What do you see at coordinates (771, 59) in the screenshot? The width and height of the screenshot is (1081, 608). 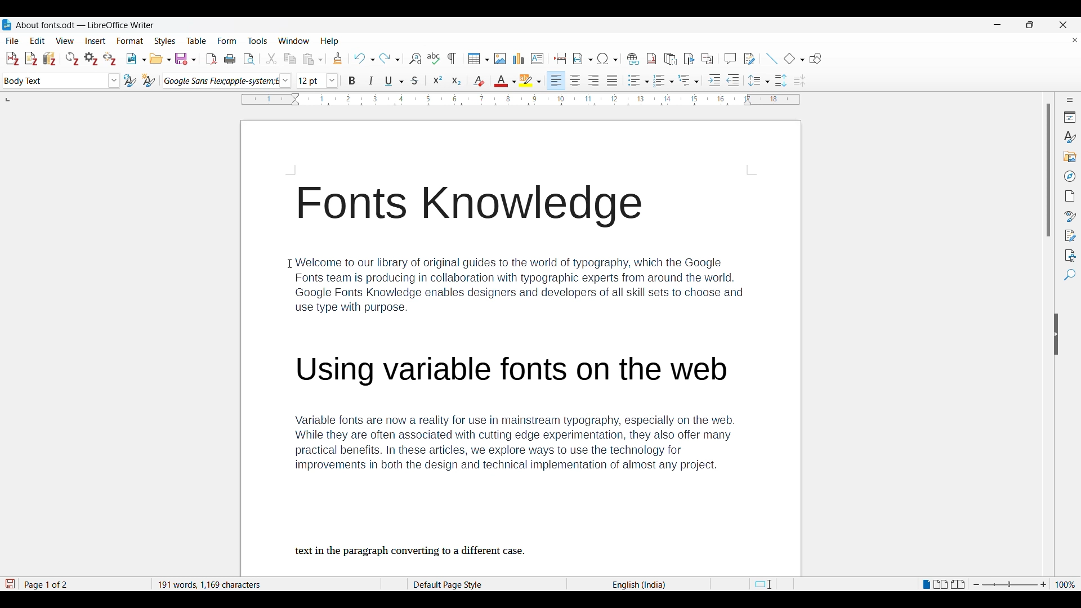 I see `Insert line` at bounding box center [771, 59].